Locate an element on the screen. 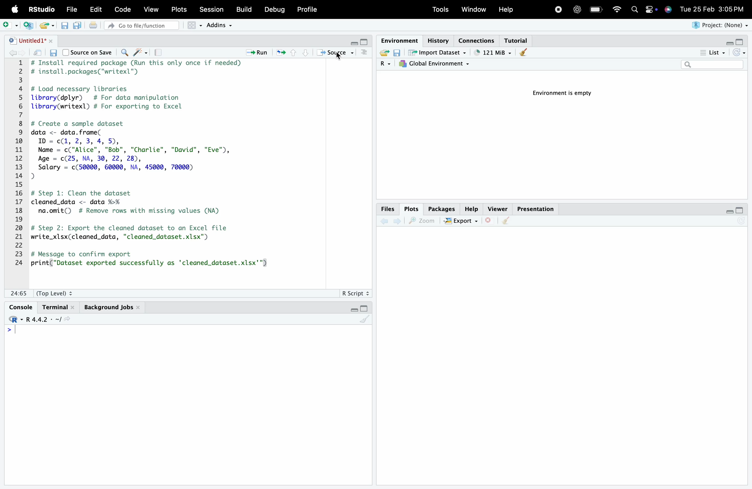  Charging is located at coordinates (596, 9).